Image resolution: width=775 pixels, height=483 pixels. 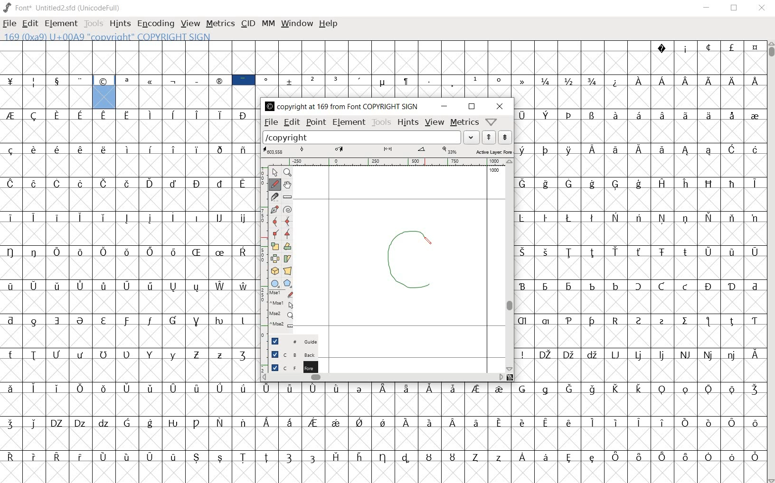 What do you see at coordinates (289, 222) in the screenshot?
I see `add a curve point always either horizontal or vertical` at bounding box center [289, 222].